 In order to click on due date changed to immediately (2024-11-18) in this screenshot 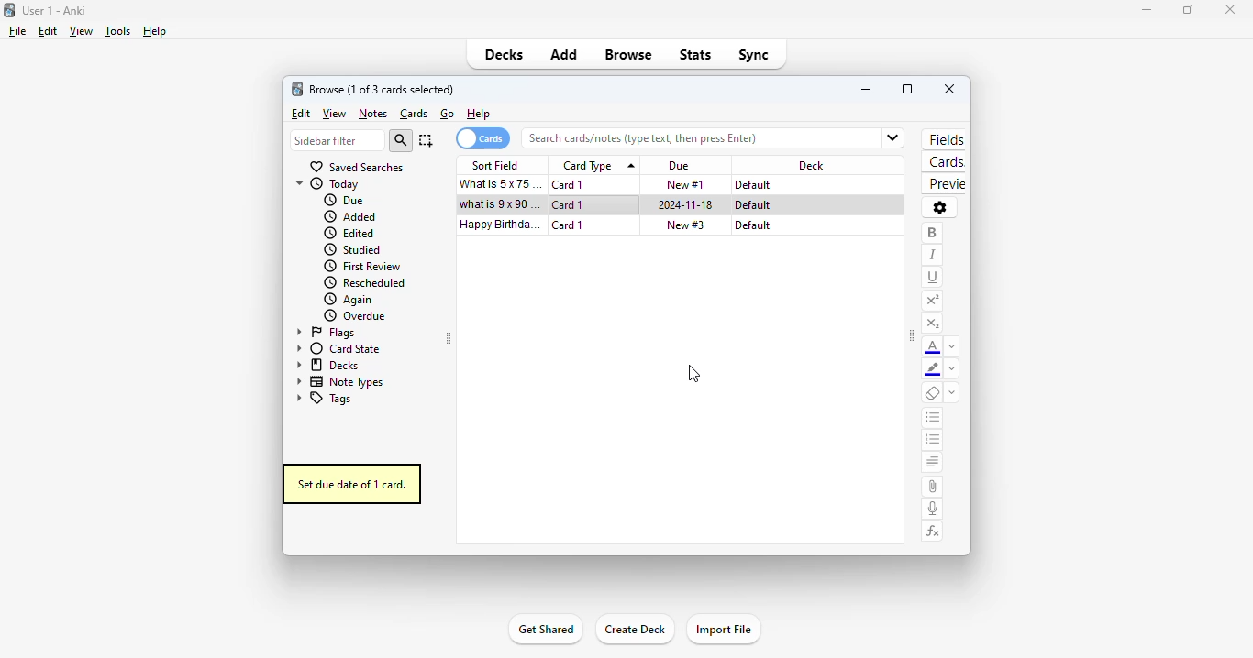, I will do `click(688, 204)`.